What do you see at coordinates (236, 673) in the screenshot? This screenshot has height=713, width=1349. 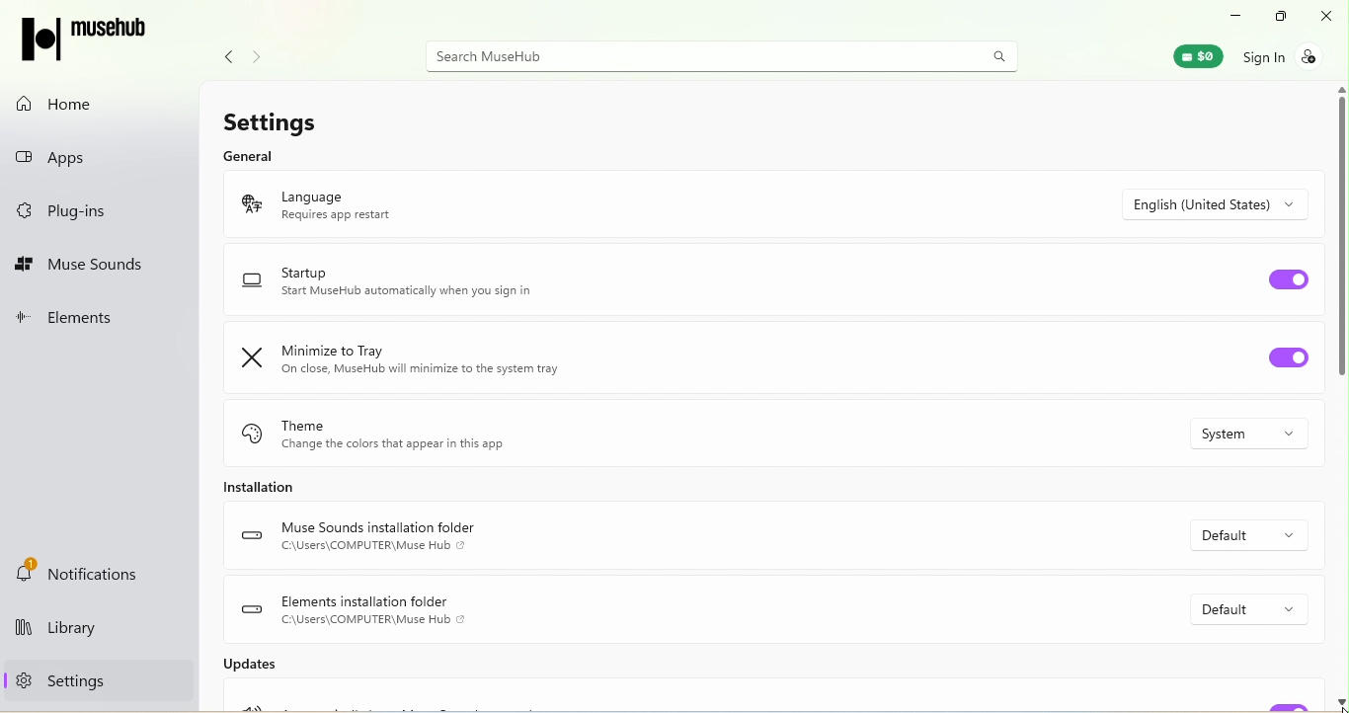 I see `Updates` at bounding box center [236, 673].